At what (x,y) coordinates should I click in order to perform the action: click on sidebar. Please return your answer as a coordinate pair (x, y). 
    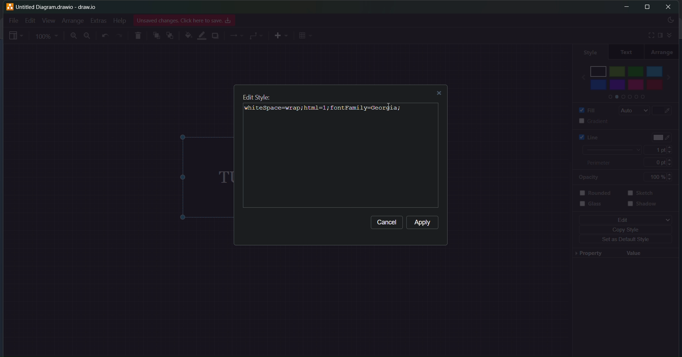
    Looking at the image, I should click on (16, 37).